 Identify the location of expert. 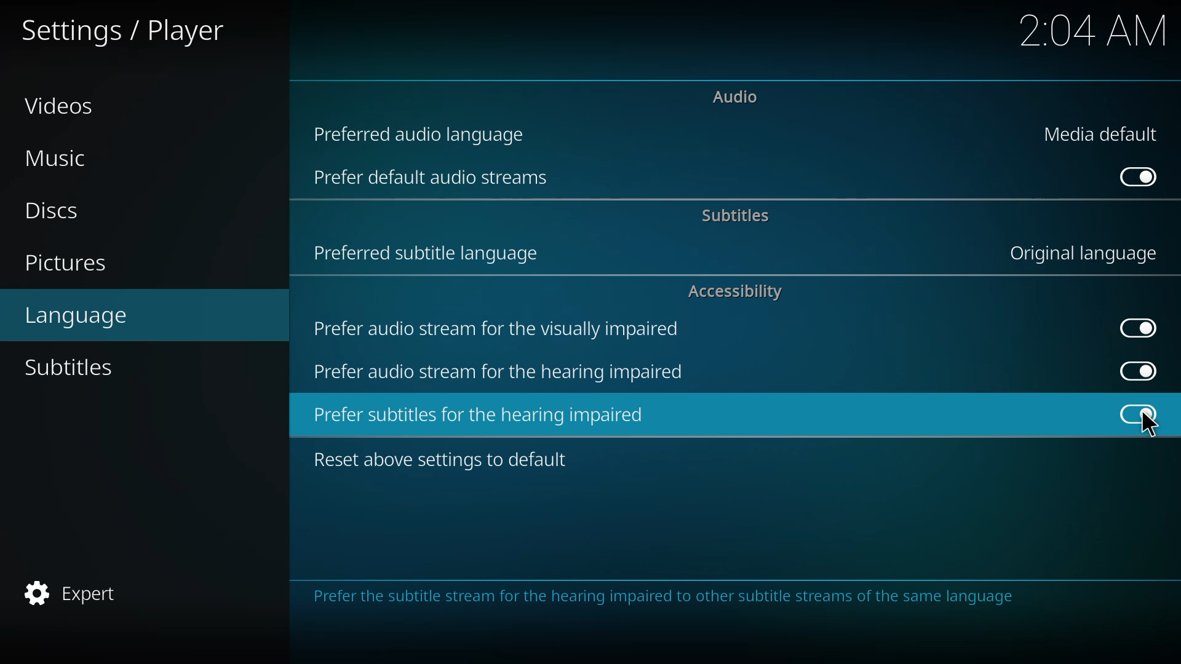
(80, 592).